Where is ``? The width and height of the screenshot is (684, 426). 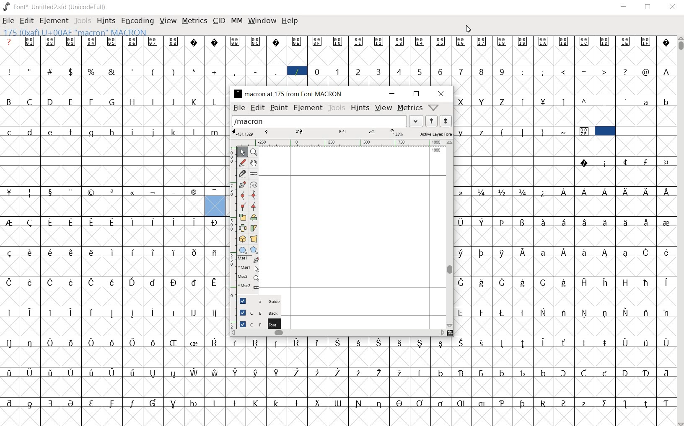
 is located at coordinates (585, 372).